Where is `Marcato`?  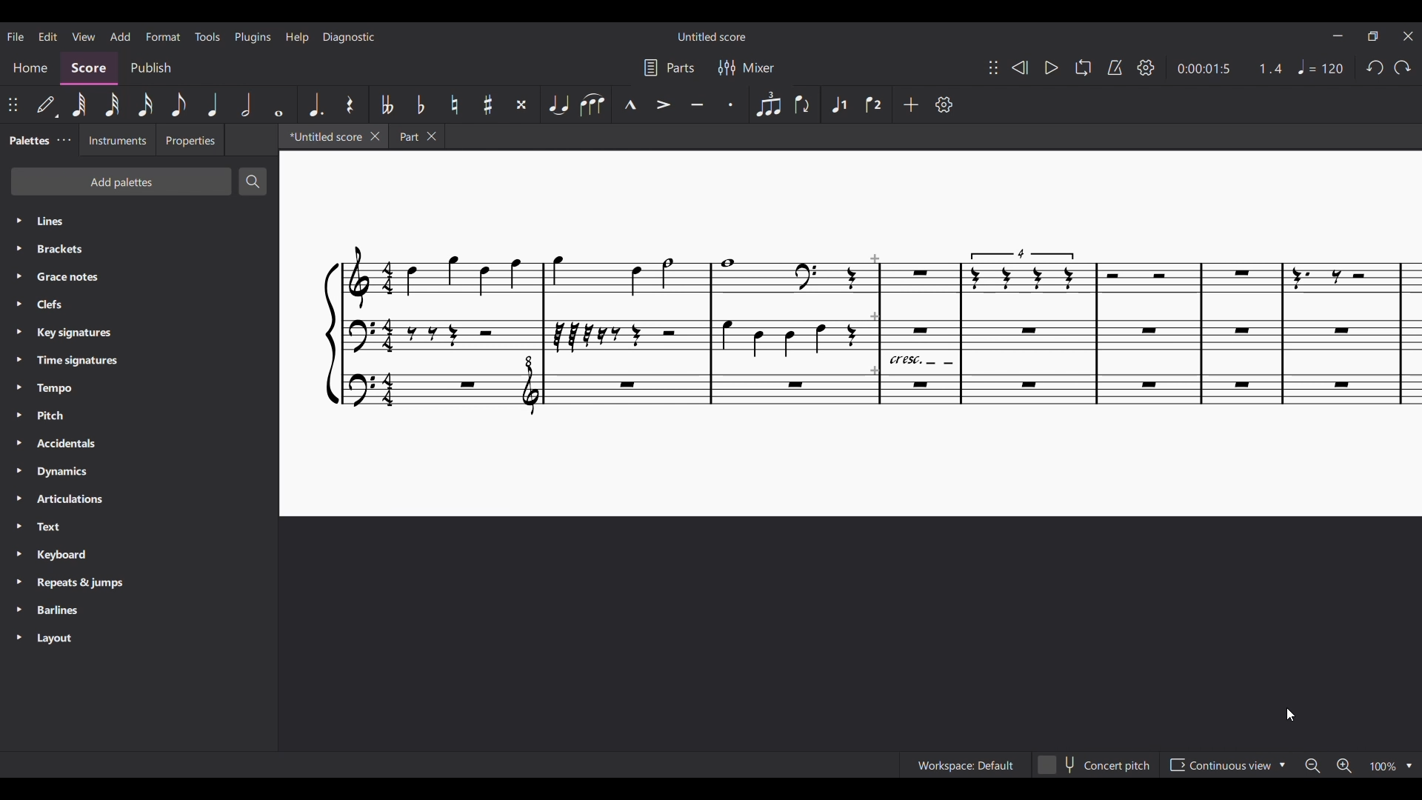
Marcato is located at coordinates (630, 104).